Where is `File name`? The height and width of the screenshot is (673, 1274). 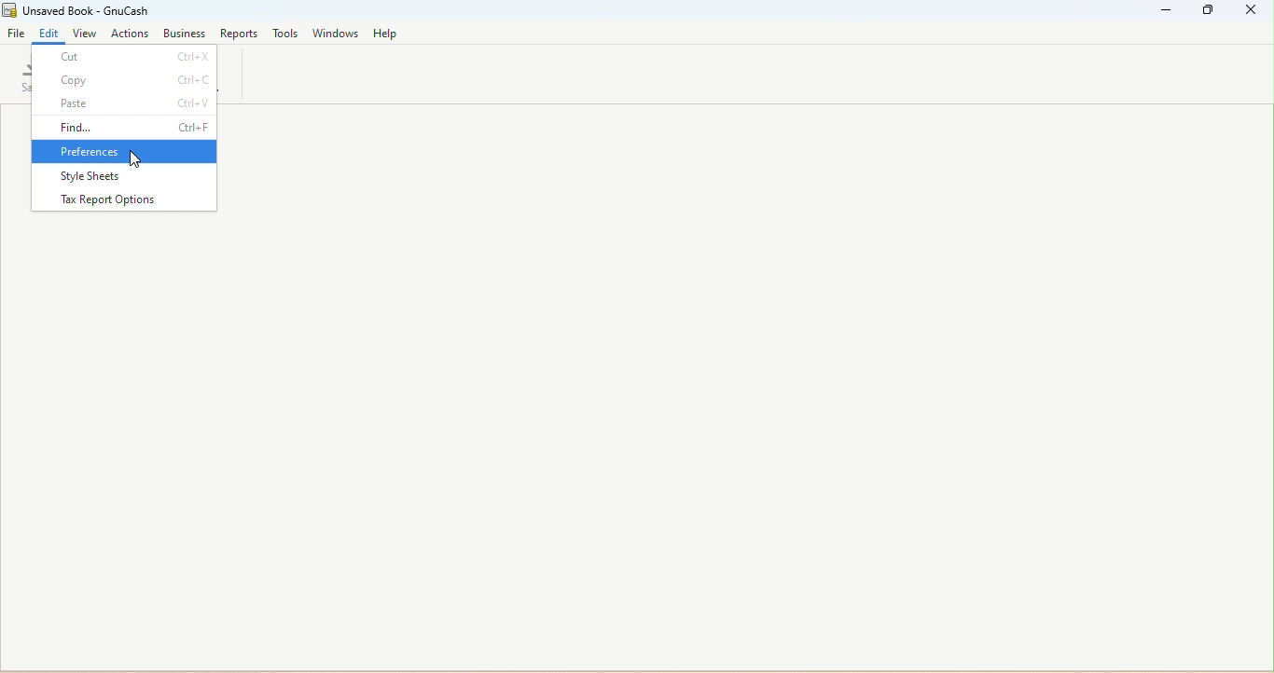
File name is located at coordinates (95, 11).